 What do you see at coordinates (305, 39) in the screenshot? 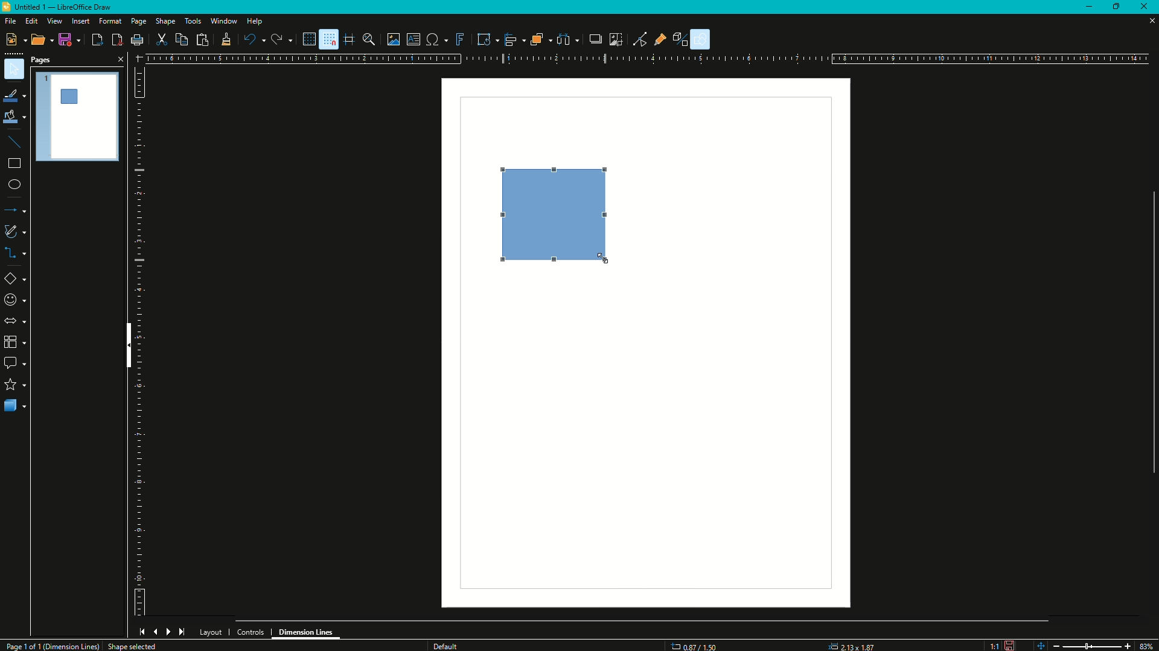
I see `Display Grid` at bounding box center [305, 39].